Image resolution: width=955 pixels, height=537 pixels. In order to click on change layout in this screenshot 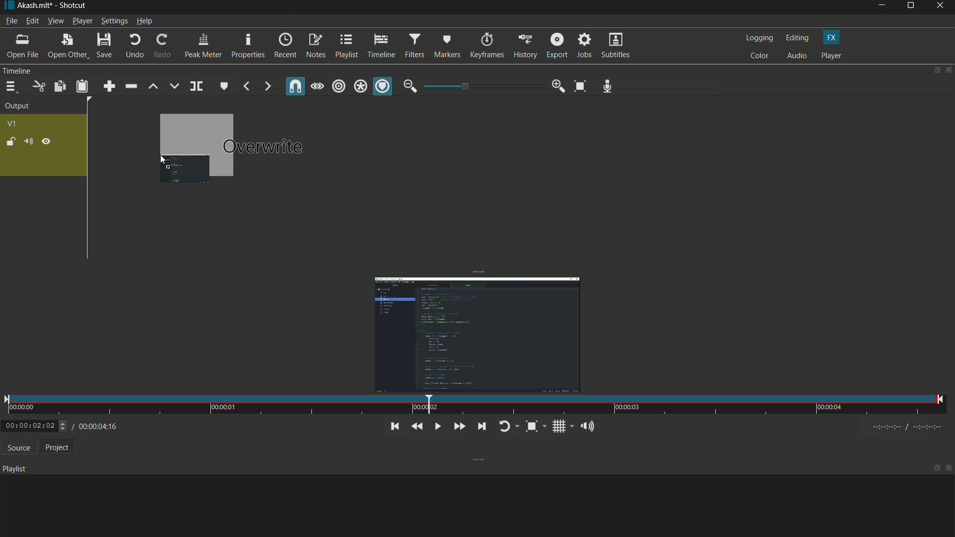, I will do `click(934, 70)`.